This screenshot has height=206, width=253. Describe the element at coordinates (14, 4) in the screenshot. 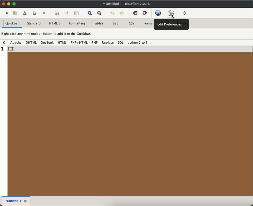

I see `maximize` at that location.